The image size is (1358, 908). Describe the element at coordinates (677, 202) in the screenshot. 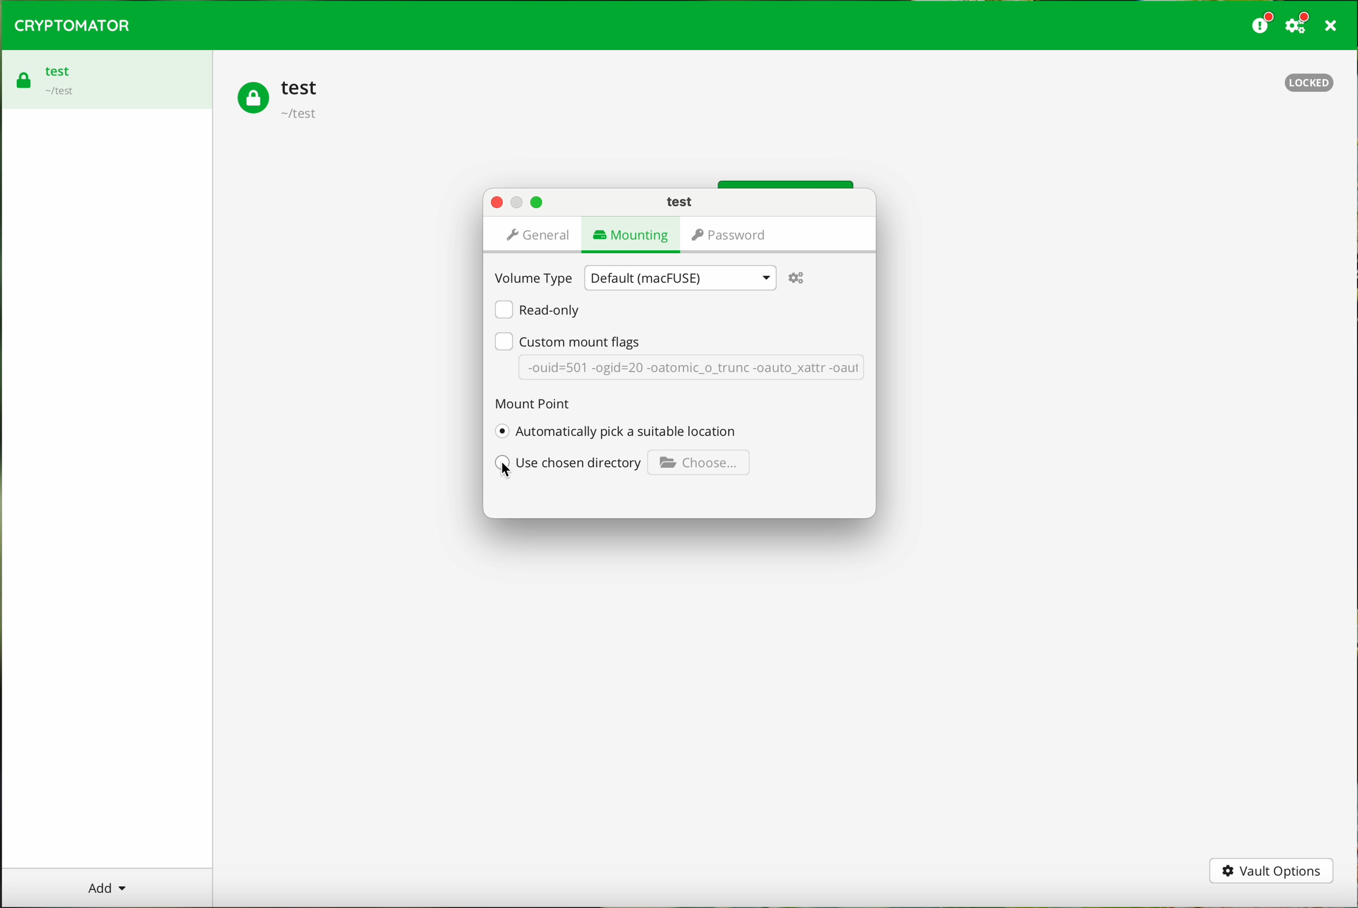

I see `test` at that location.